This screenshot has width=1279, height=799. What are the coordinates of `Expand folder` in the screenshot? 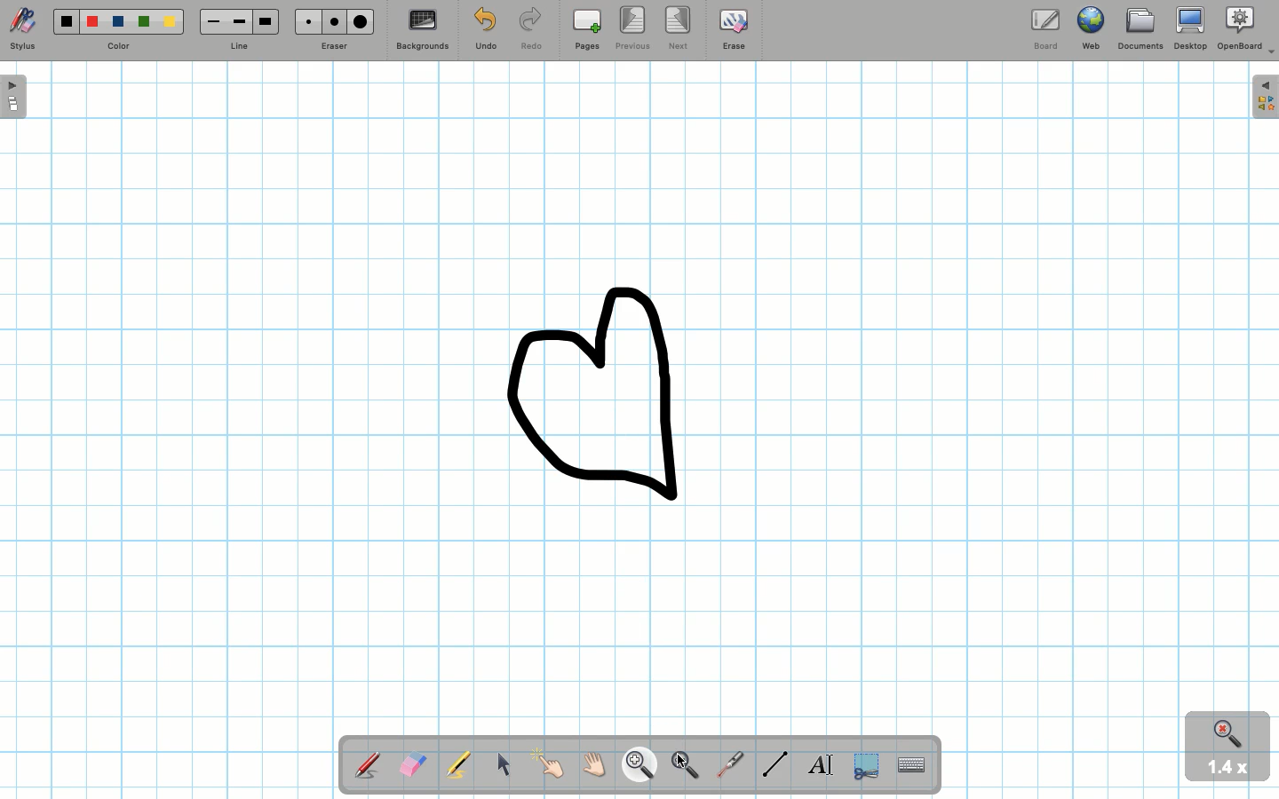 It's located at (1265, 98).